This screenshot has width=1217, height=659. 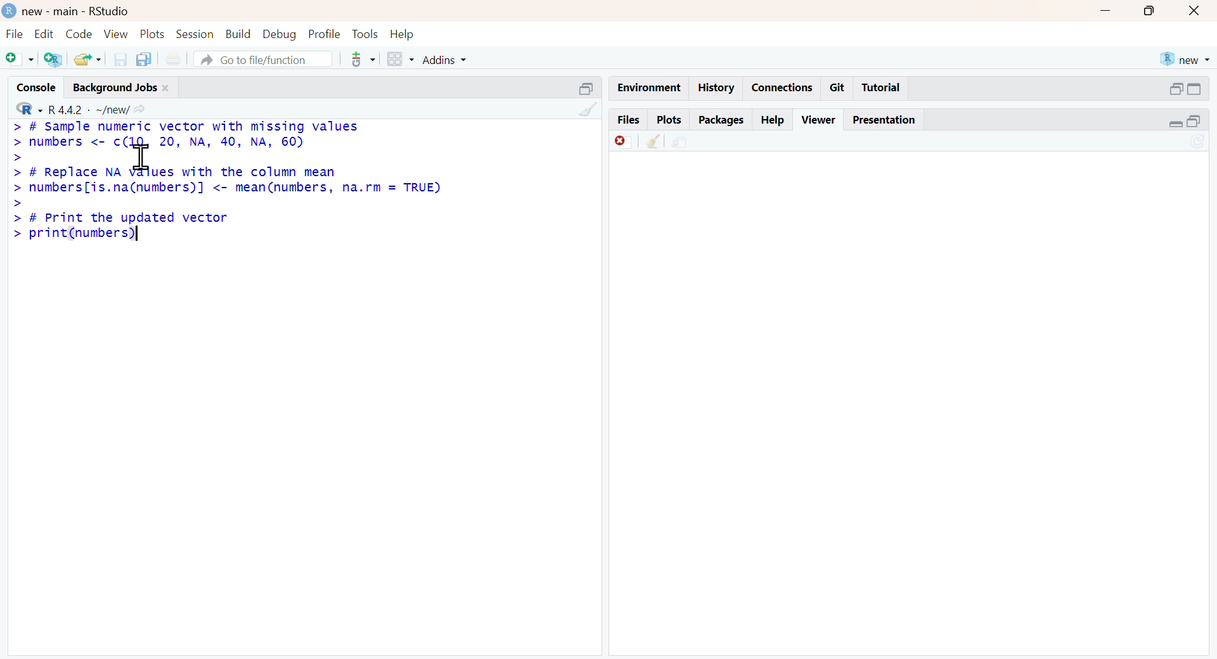 What do you see at coordinates (1175, 124) in the screenshot?
I see `expand/collapse` at bounding box center [1175, 124].